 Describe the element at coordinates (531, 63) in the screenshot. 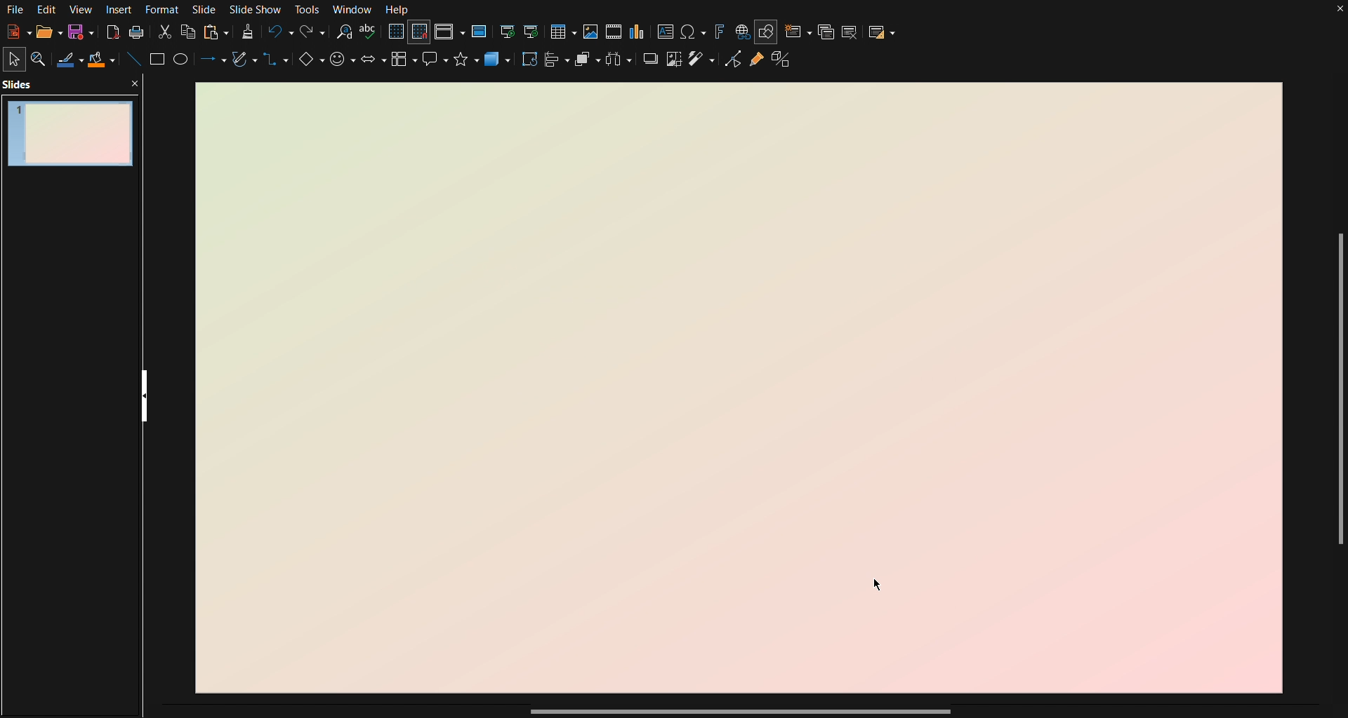

I see `Transformation` at that location.